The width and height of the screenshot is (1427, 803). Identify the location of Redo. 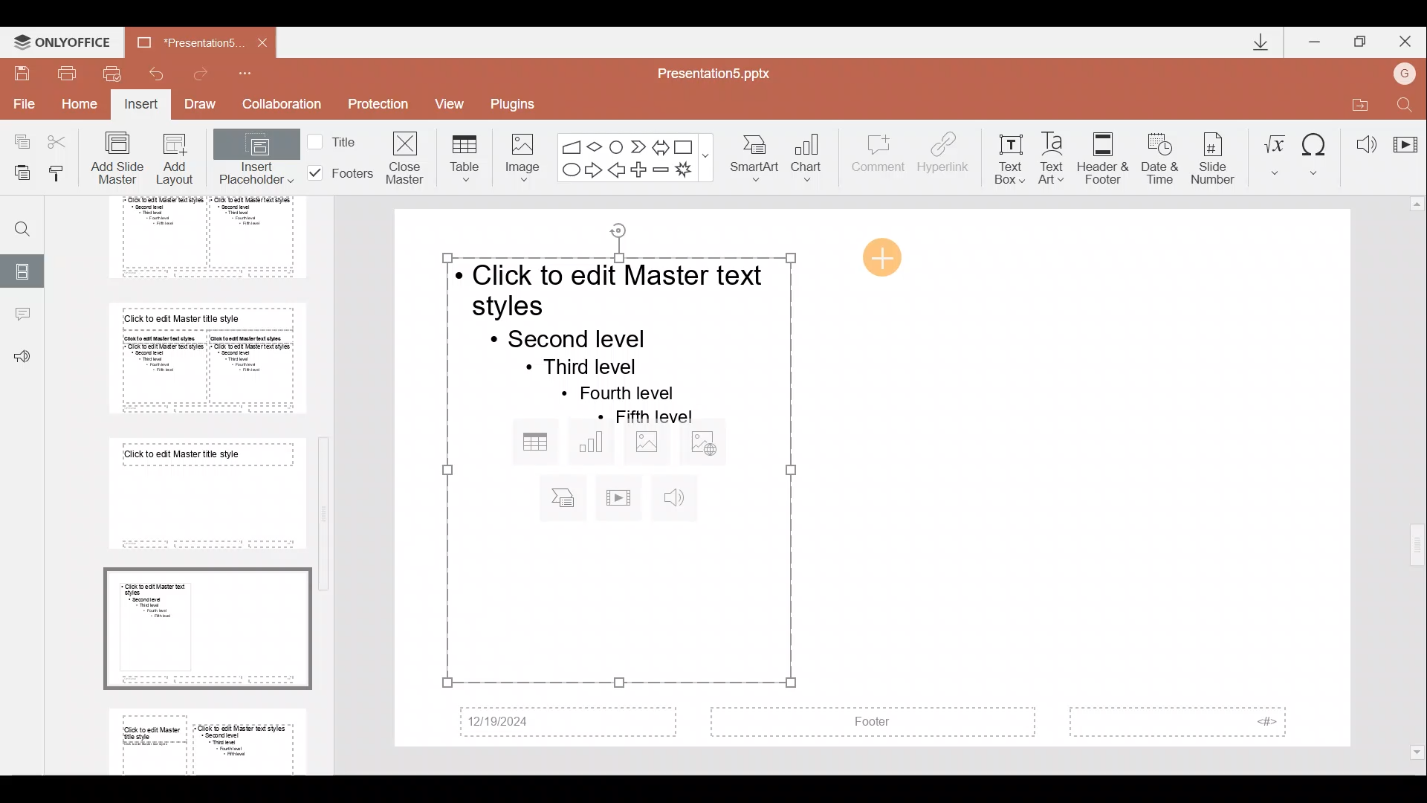
(207, 74).